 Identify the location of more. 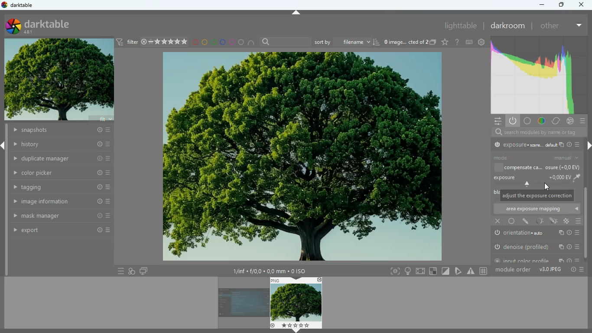
(579, 26).